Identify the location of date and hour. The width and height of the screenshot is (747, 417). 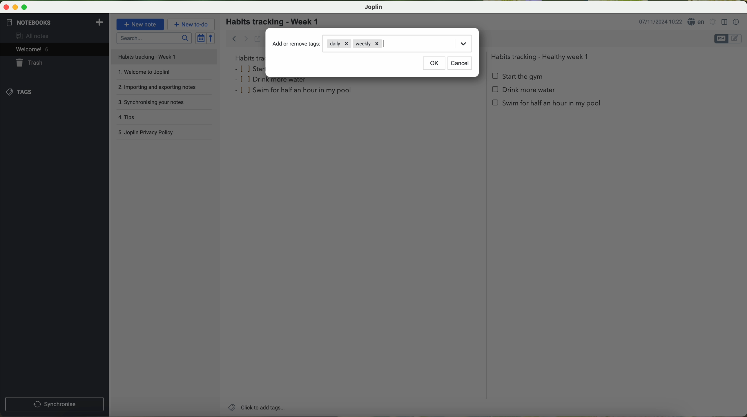
(660, 21).